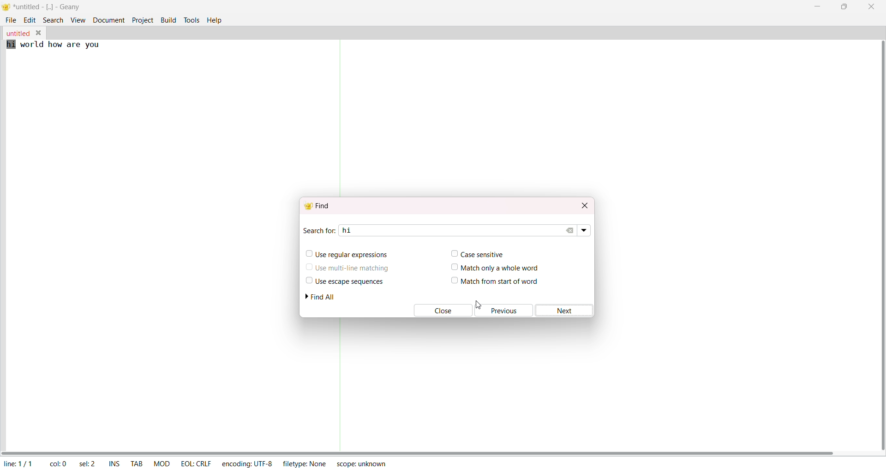 The image size is (886, 469). I want to click on cursor, so click(479, 304).